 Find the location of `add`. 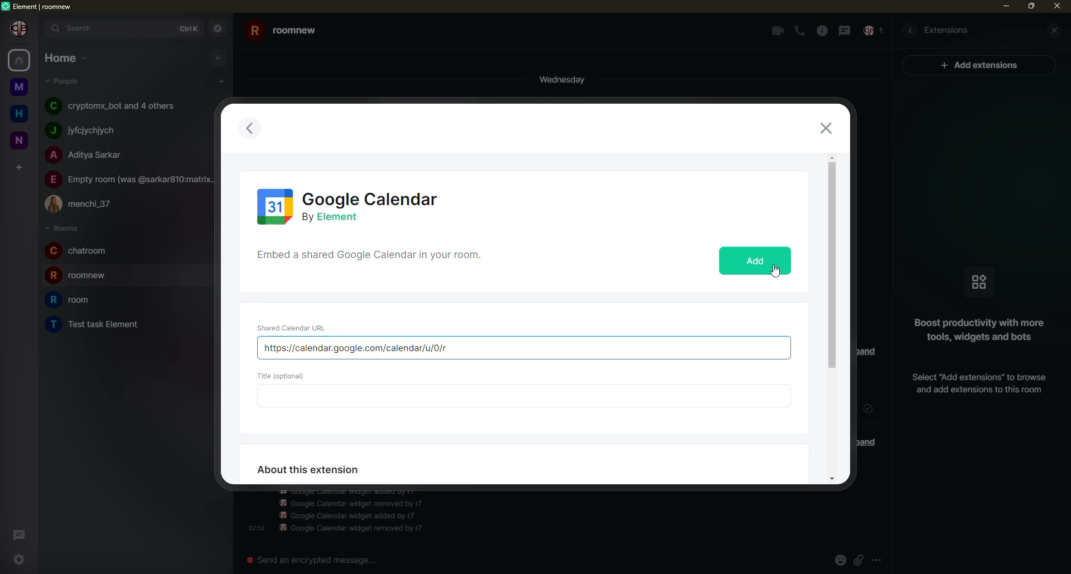

add is located at coordinates (218, 57).